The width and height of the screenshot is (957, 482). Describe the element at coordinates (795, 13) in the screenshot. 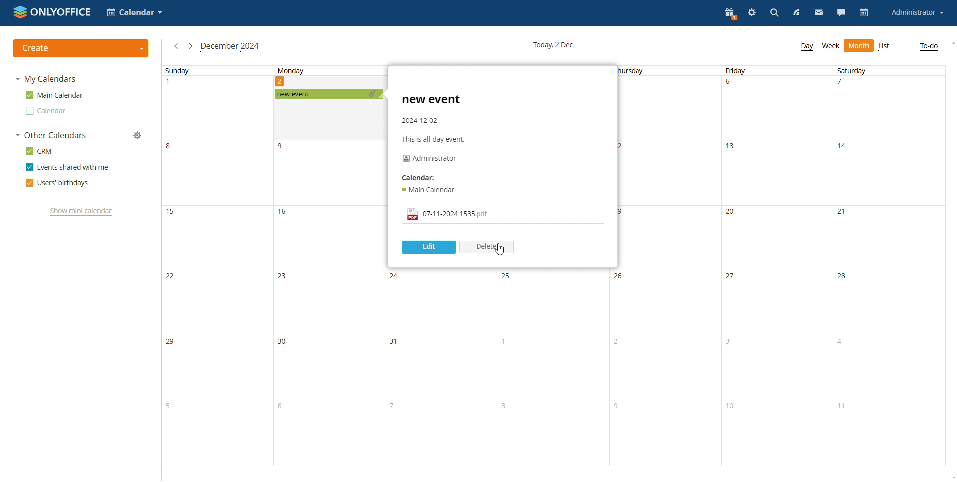

I see `feed` at that location.